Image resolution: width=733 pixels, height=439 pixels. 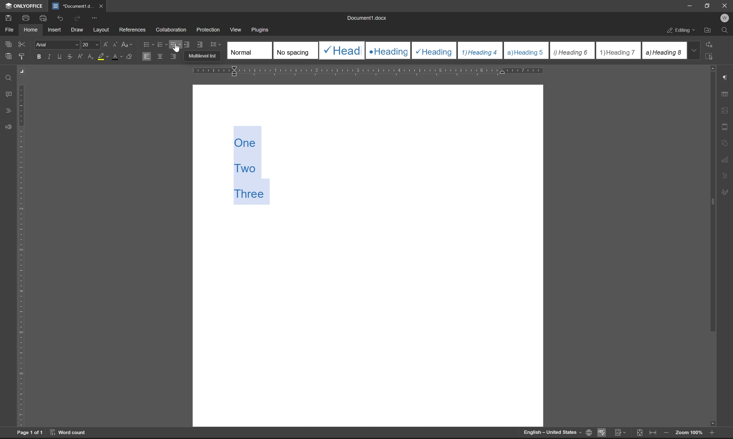 I want to click on Line spacing, so click(x=218, y=45).